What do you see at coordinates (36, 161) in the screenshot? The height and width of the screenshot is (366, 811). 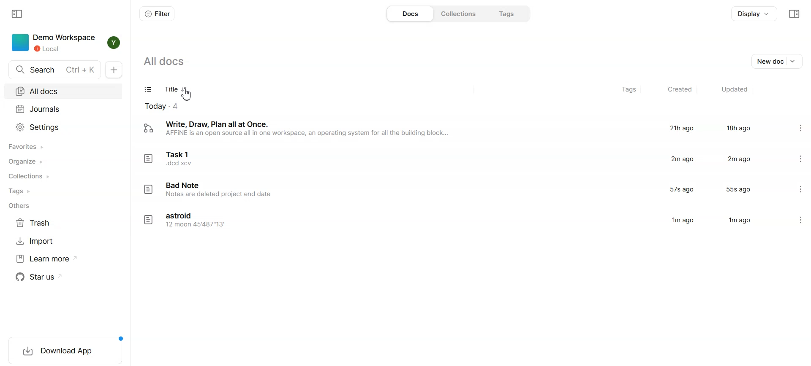 I see `Organize` at bounding box center [36, 161].